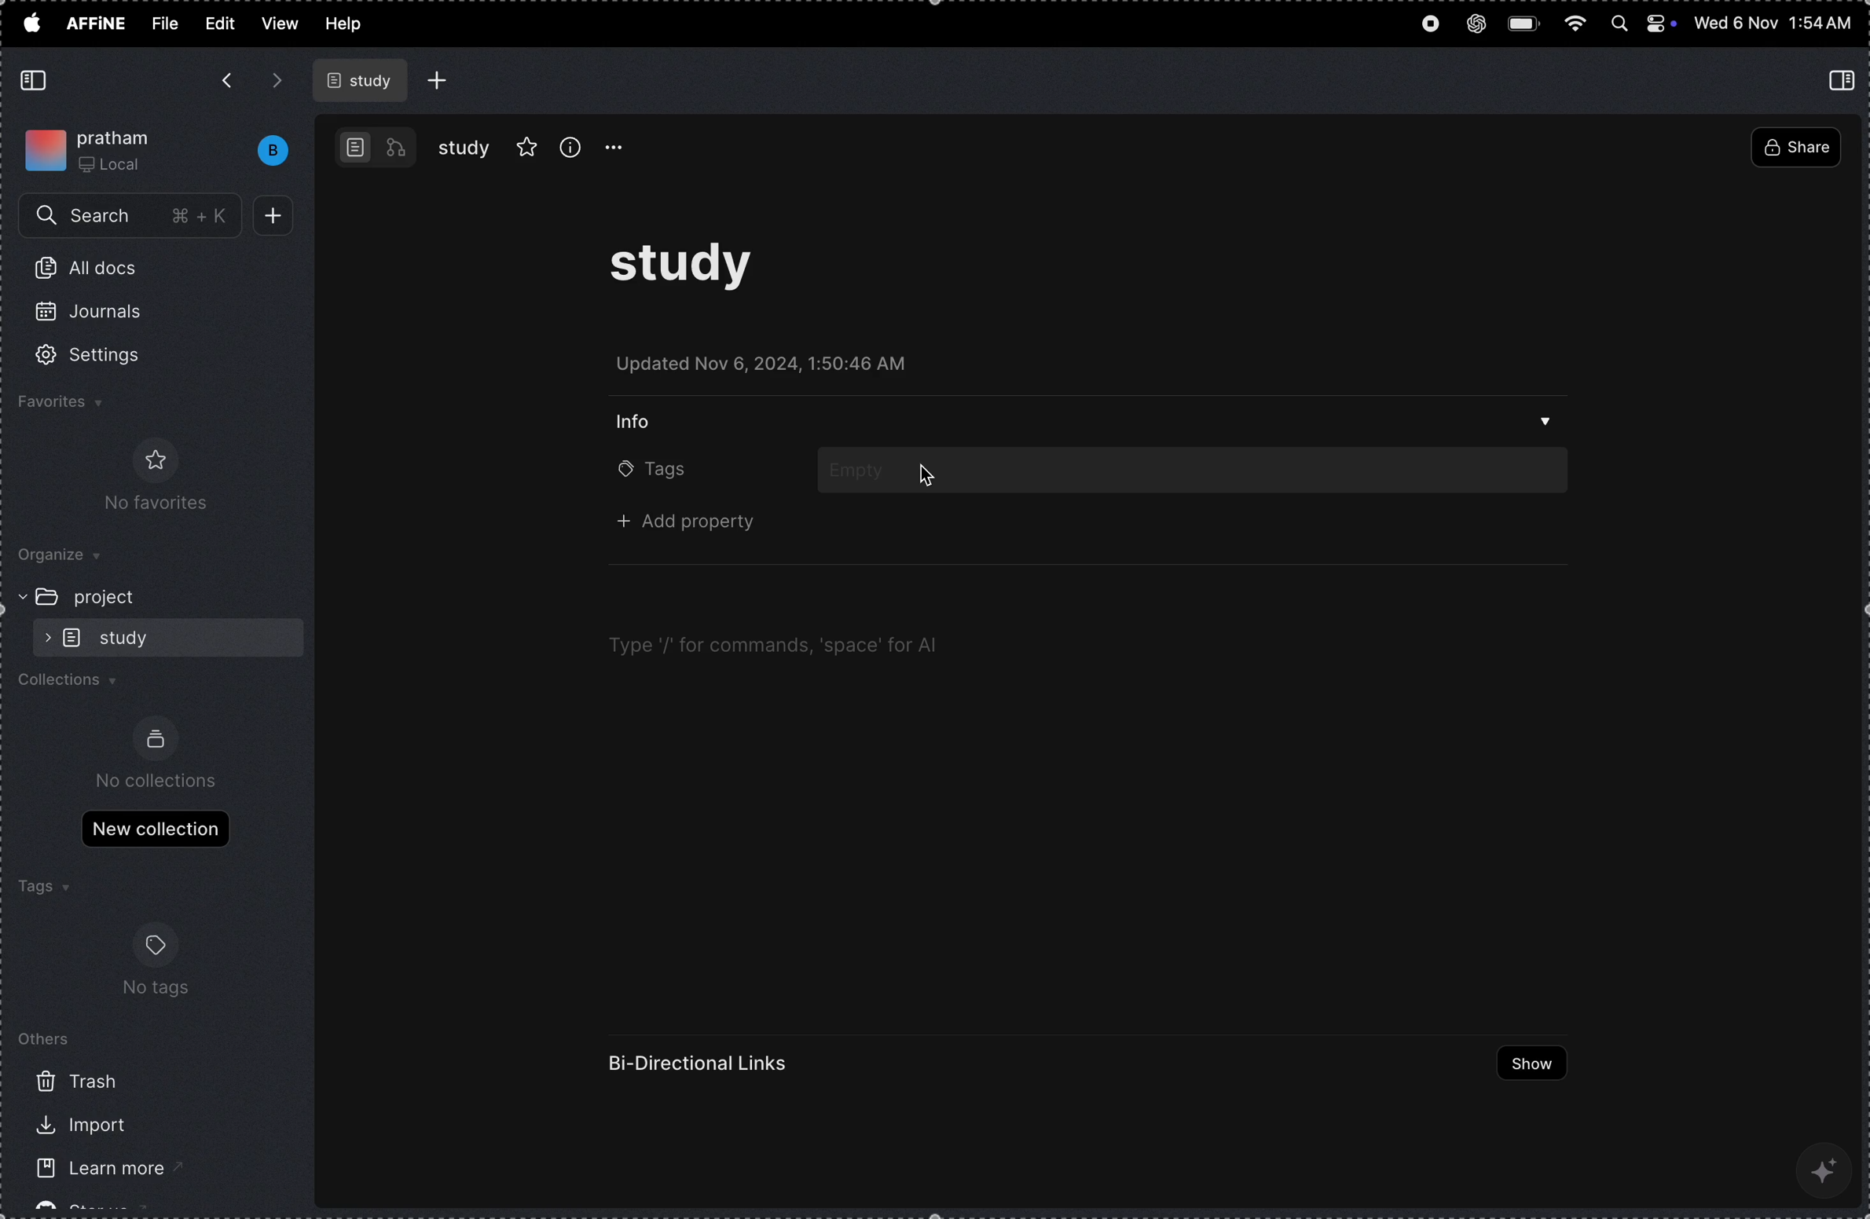 Image resolution: width=1870 pixels, height=1219 pixels. What do you see at coordinates (1526, 21) in the screenshot?
I see `battery` at bounding box center [1526, 21].